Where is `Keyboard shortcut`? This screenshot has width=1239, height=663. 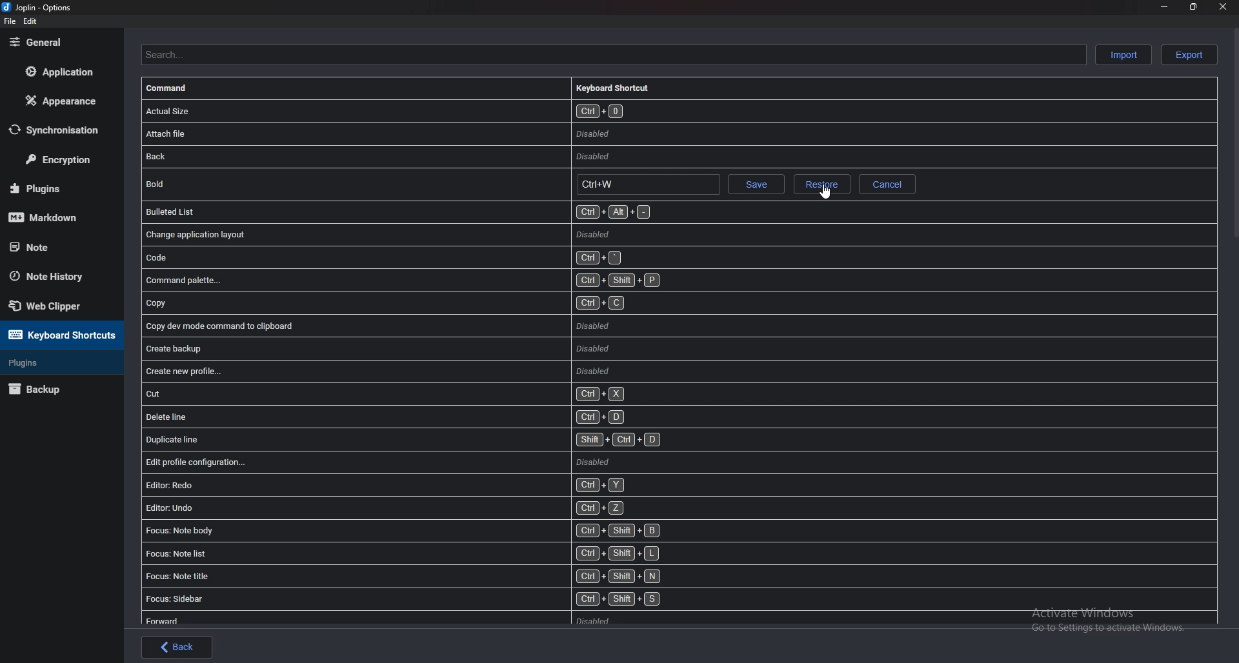 Keyboard shortcut is located at coordinates (619, 87).